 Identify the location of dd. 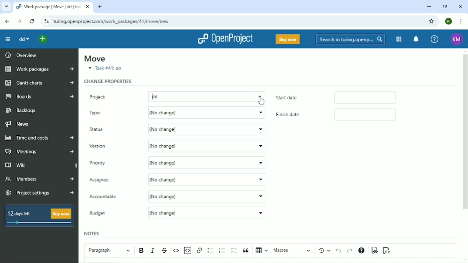
(207, 96).